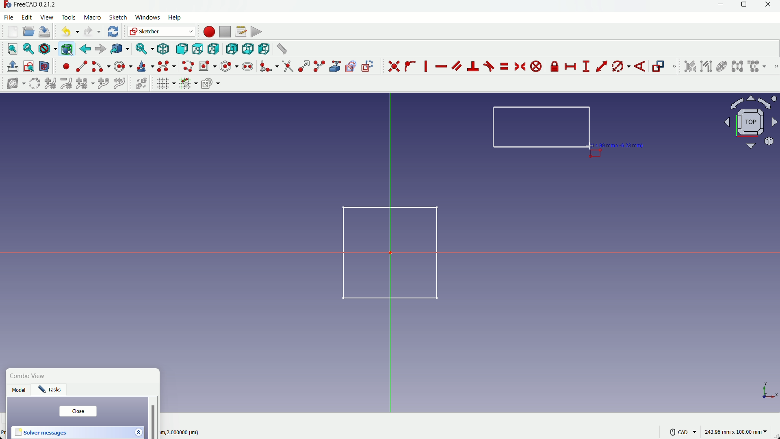  I want to click on refresh, so click(114, 31).